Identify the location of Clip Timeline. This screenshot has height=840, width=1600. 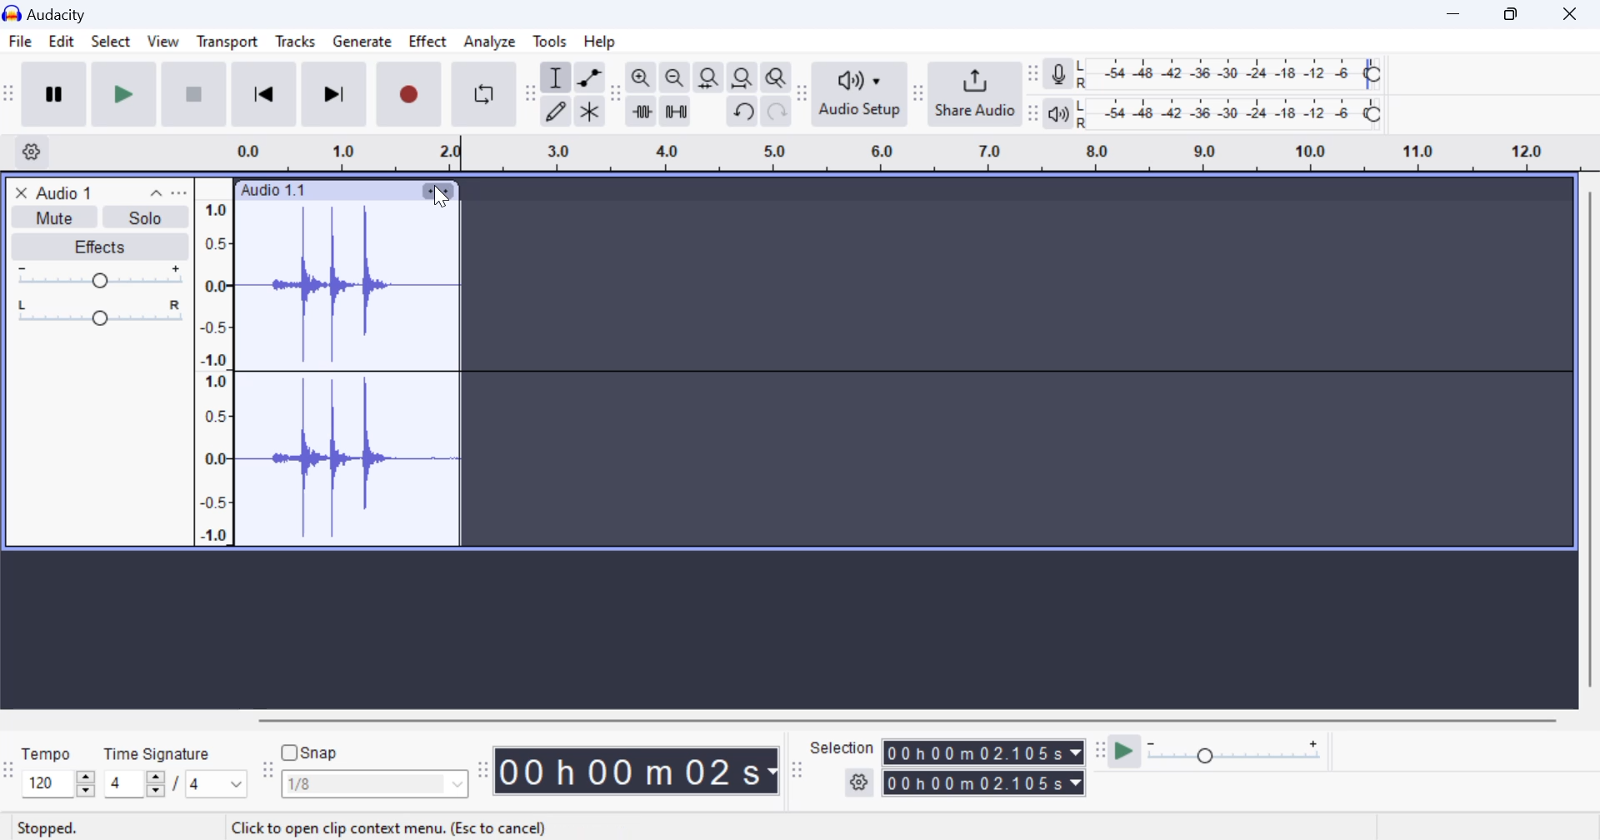
(890, 155).